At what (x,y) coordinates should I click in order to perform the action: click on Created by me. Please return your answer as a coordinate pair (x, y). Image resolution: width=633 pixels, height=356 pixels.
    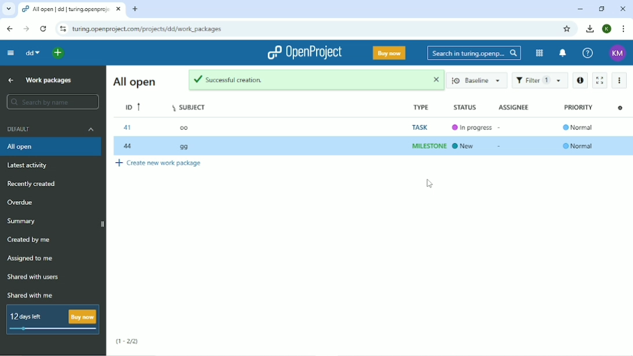
    Looking at the image, I should click on (30, 240).